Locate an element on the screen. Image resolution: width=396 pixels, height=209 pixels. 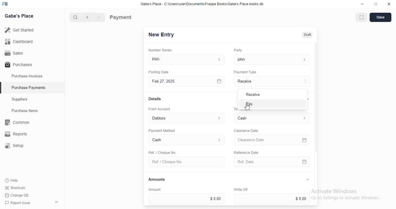
Purchase Invoices is located at coordinates (27, 76).